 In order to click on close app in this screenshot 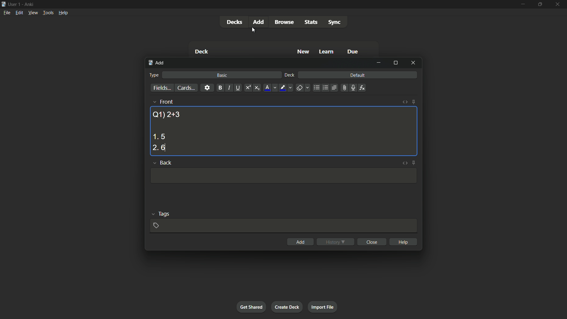, I will do `click(558, 4)`.